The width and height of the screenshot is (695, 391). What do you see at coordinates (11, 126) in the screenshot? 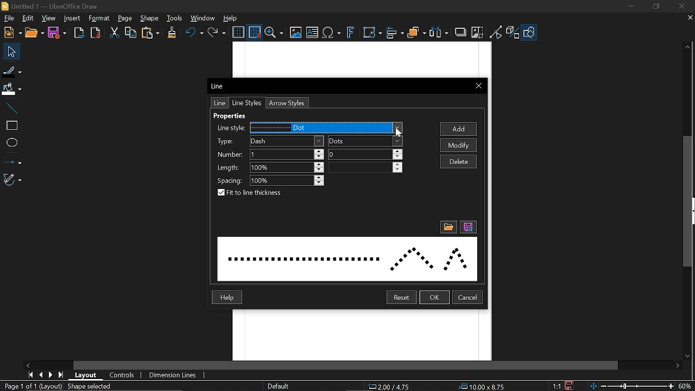
I see `rectangle` at bounding box center [11, 126].